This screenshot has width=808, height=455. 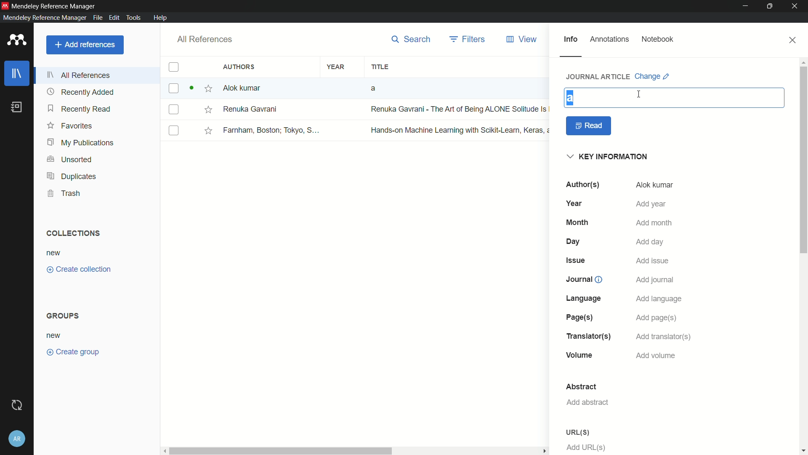 What do you see at coordinates (599, 76) in the screenshot?
I see `journal article` at bounding box center [599, 76].